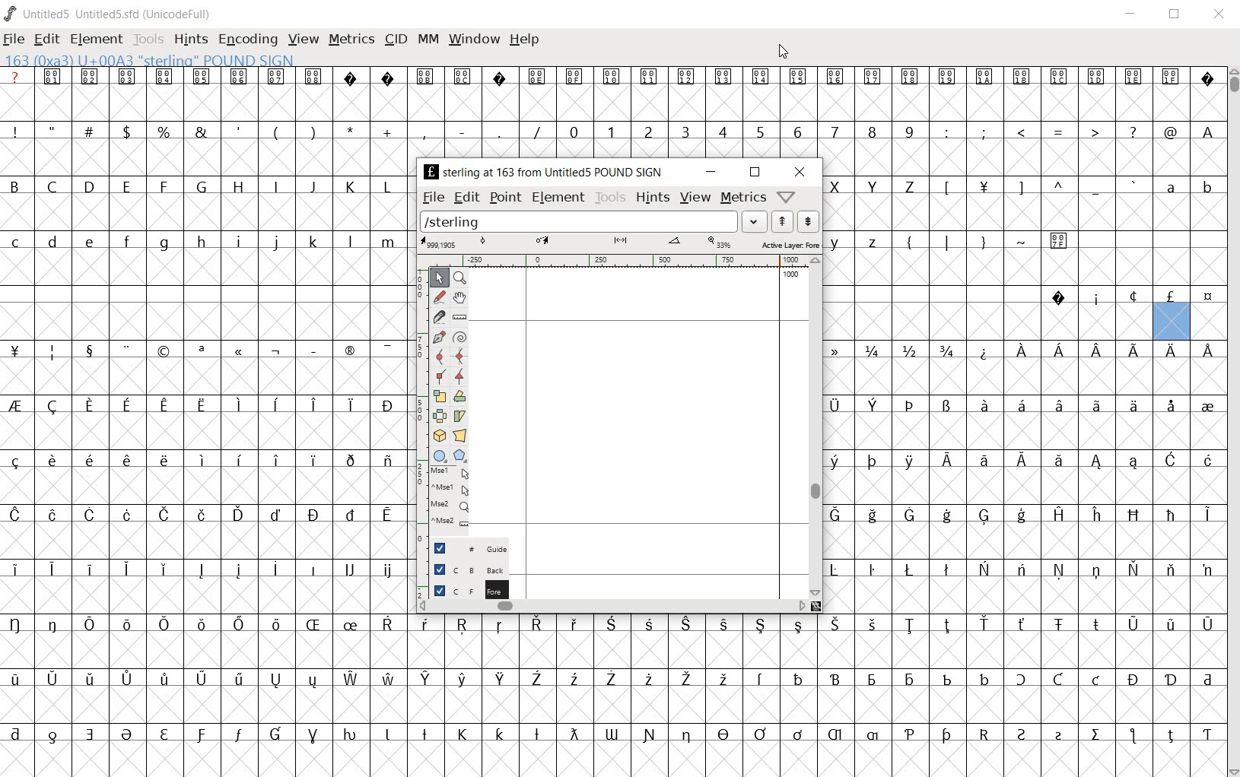 The height and width of the screenshot is (777, 1240). Describe the element at coordinates (240, 76) in the screenshot. I see `Symbol` at that location.